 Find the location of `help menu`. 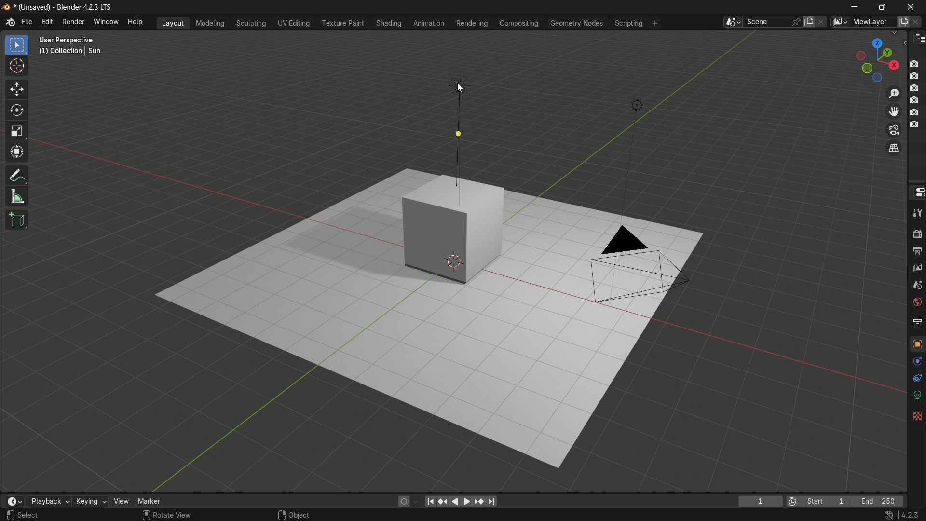

help menu is located at coordinates (135, 22).